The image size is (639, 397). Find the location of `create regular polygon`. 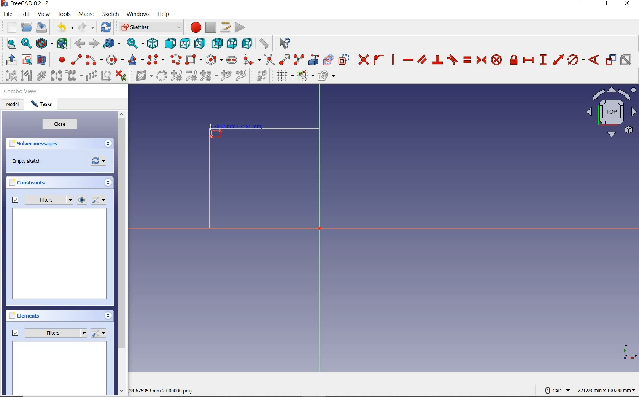

create regular polygon is located at coordinates (214, 60).